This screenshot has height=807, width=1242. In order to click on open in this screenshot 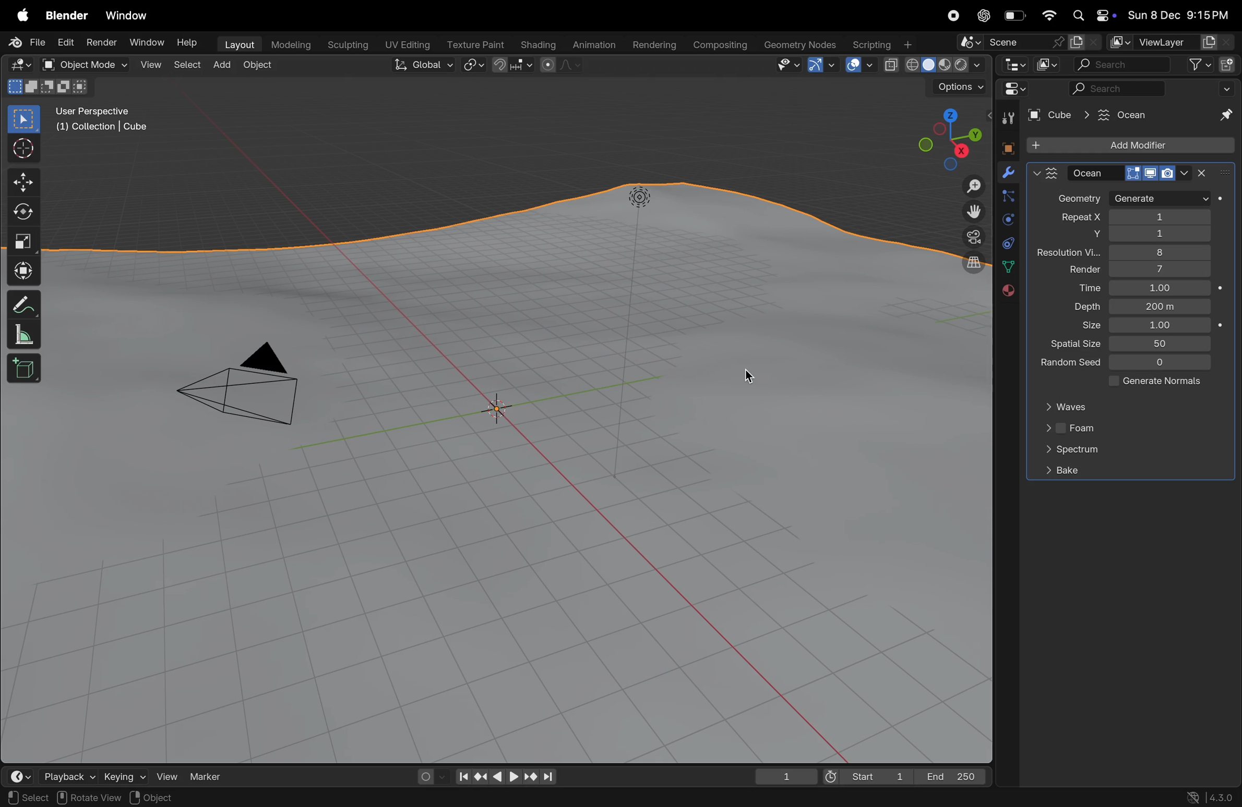, I will do `click(47, 65)`.